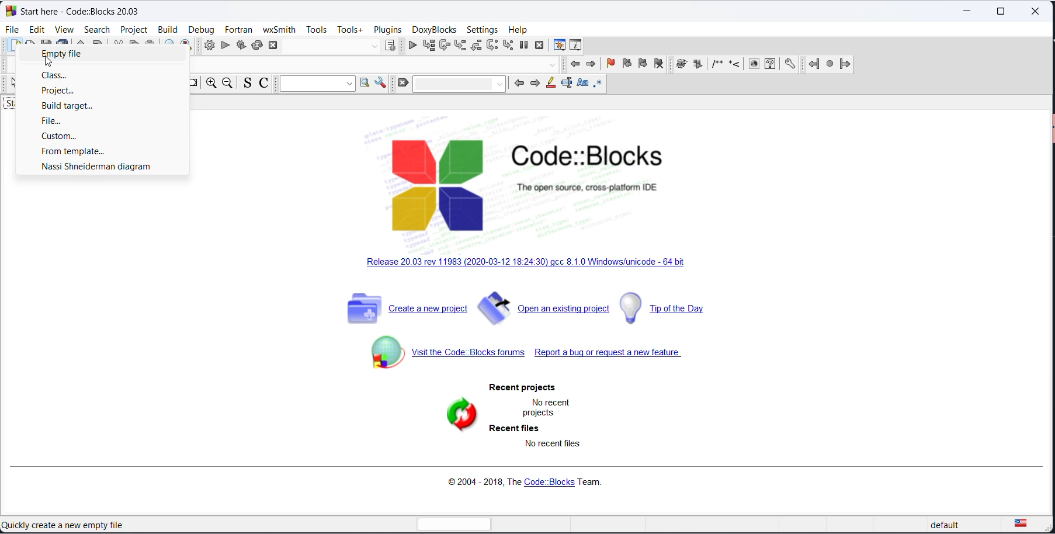 The height and width of the screenshot is (534, 1055). Describe the element at coordinates (264, 83) in the screenshot. I see `toggle comments` at that location.